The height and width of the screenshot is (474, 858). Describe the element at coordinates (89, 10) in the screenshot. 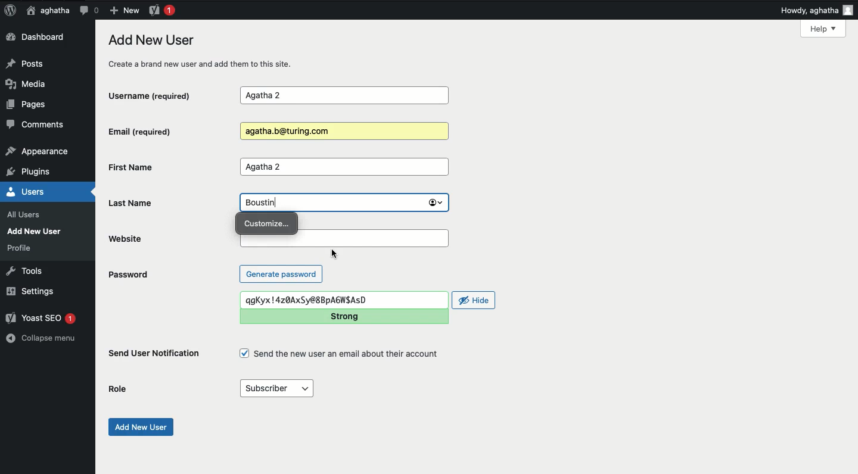

I see `Comment` at that location.